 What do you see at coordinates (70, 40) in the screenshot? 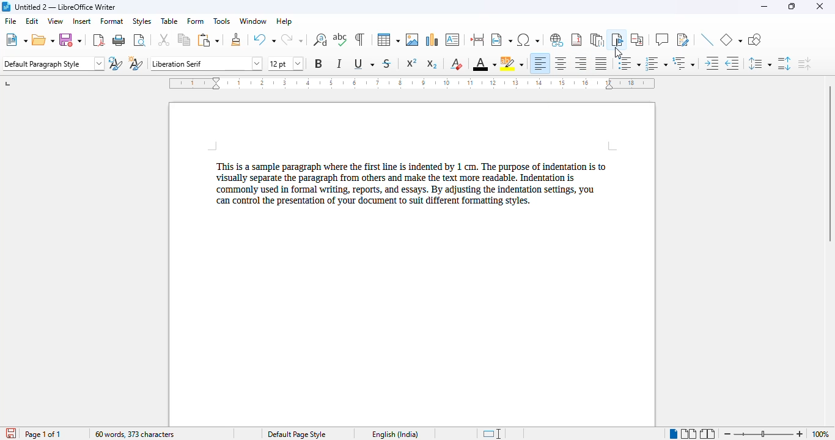
I see `save` at bounding box center [70, 40].